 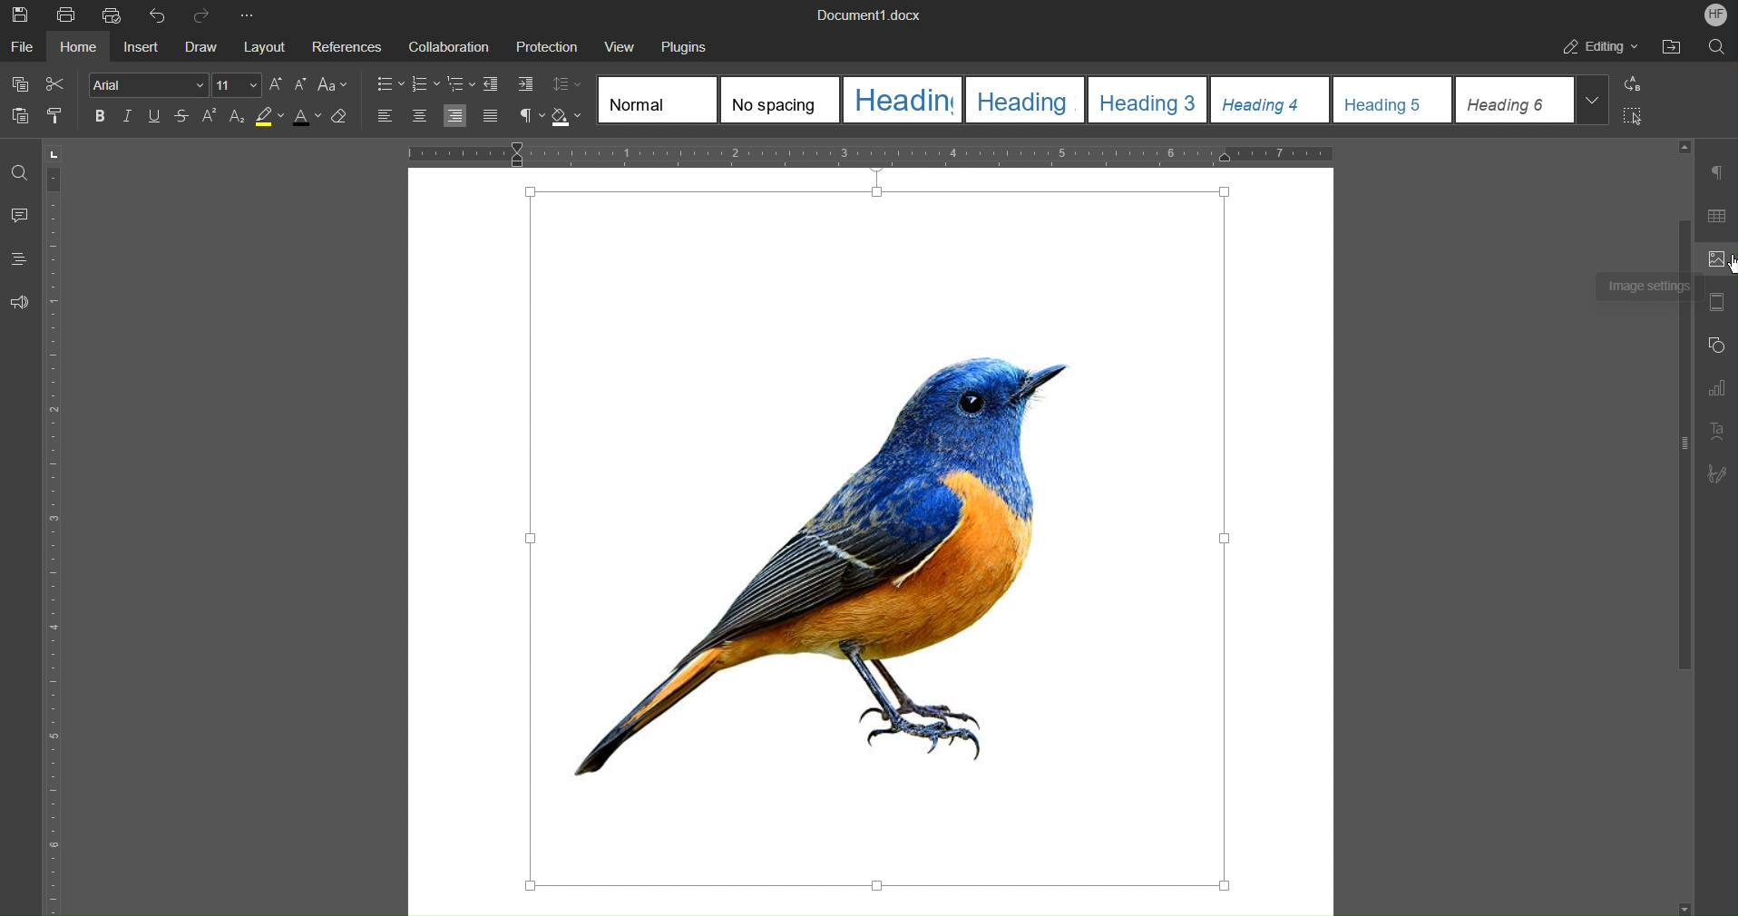 I want to click on Headings, so click(x=20, y=259).